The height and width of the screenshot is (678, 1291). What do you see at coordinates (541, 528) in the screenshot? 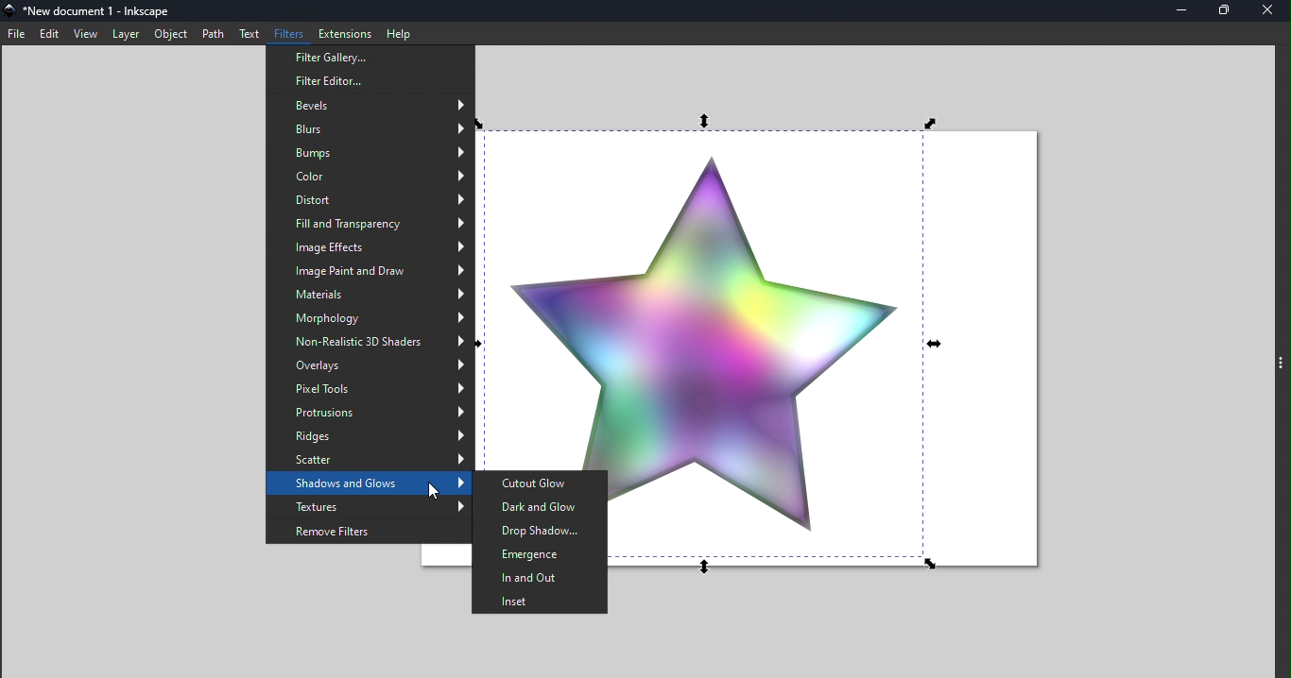
I see `Drop Shadow` at bounding box center [541, 528].